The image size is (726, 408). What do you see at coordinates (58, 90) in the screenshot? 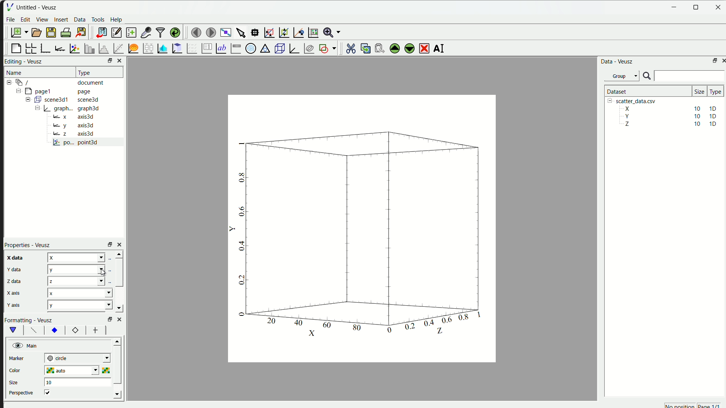
I see `= [MY pagel page` at bounding box center [58, 90].